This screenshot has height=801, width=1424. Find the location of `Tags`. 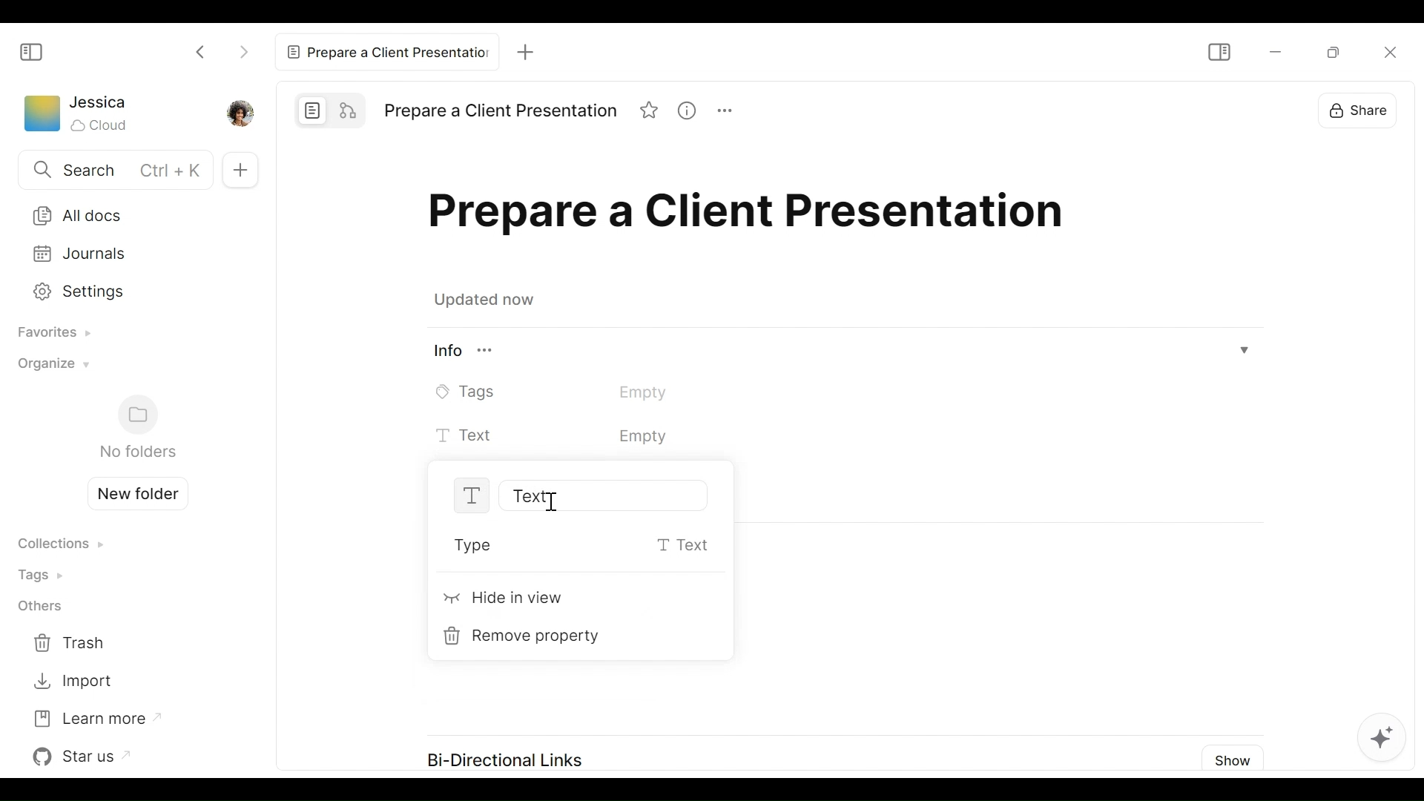

Tags is located at coordinates (573, 392).